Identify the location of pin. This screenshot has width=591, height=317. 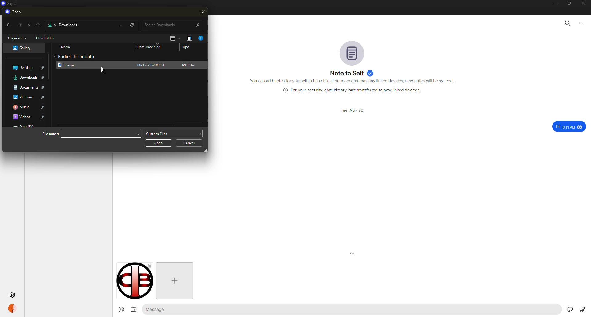
(43, 98).